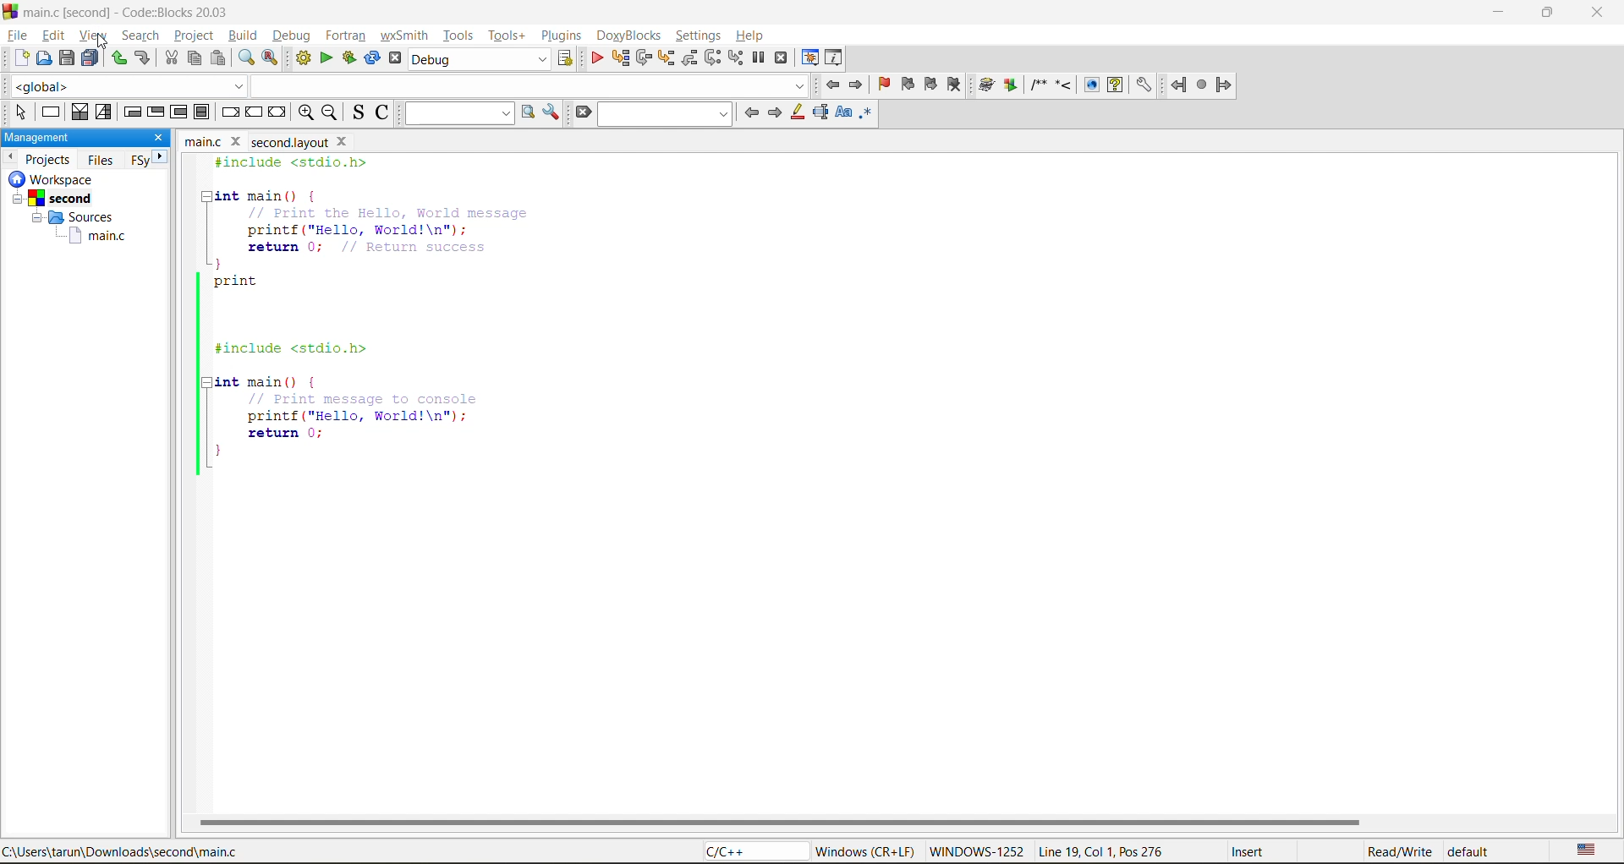 The image size is (1624, 864). What do you see at coordinates (63, 57) in the screenshot?
I see `save` at bounding box center [63, 57].